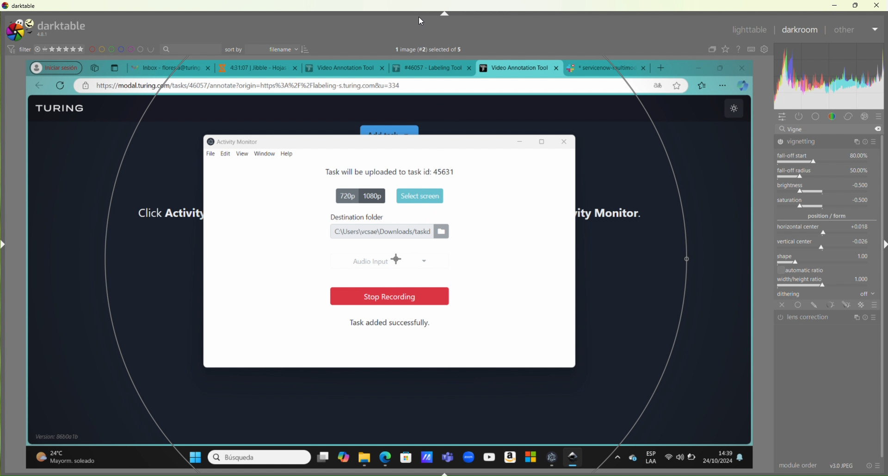 The image size is (888, 476). What do you see at coordinates (835, 6) in the screenshot?
I see `Minimize` at bounding box center [835, 6].